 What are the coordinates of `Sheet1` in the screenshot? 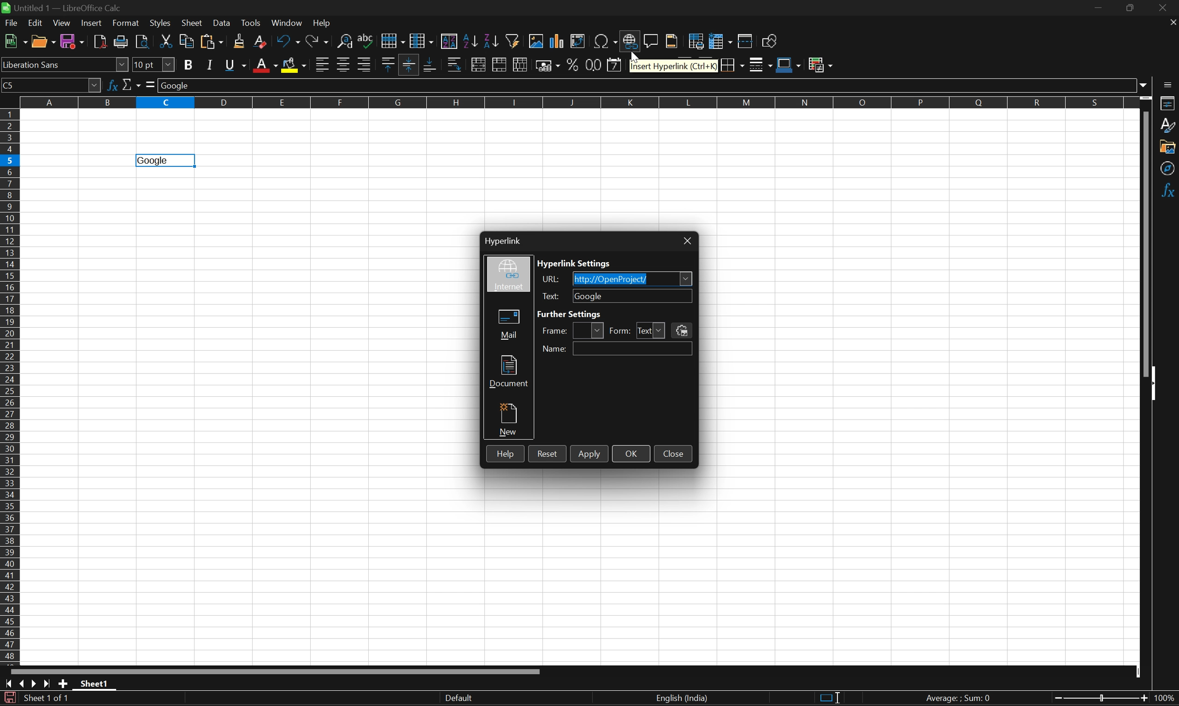 It's located at (95, 684).